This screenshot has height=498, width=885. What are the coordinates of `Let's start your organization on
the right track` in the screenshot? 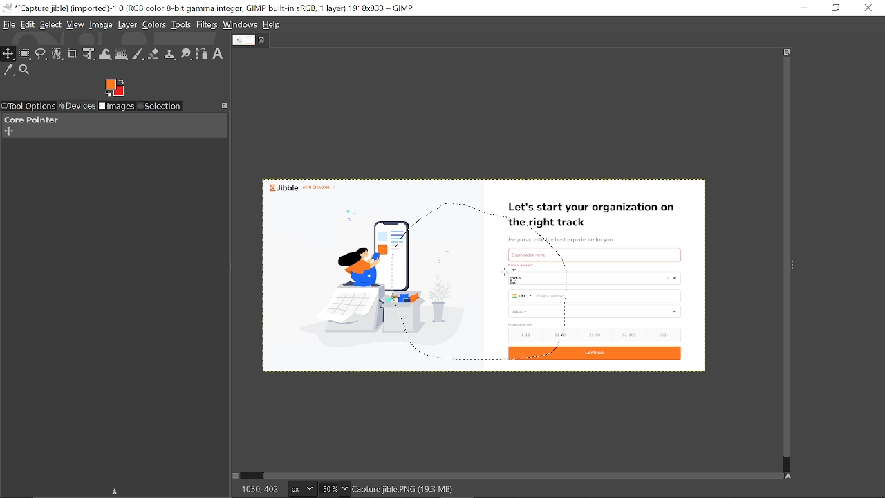 It's located at (594, 216).